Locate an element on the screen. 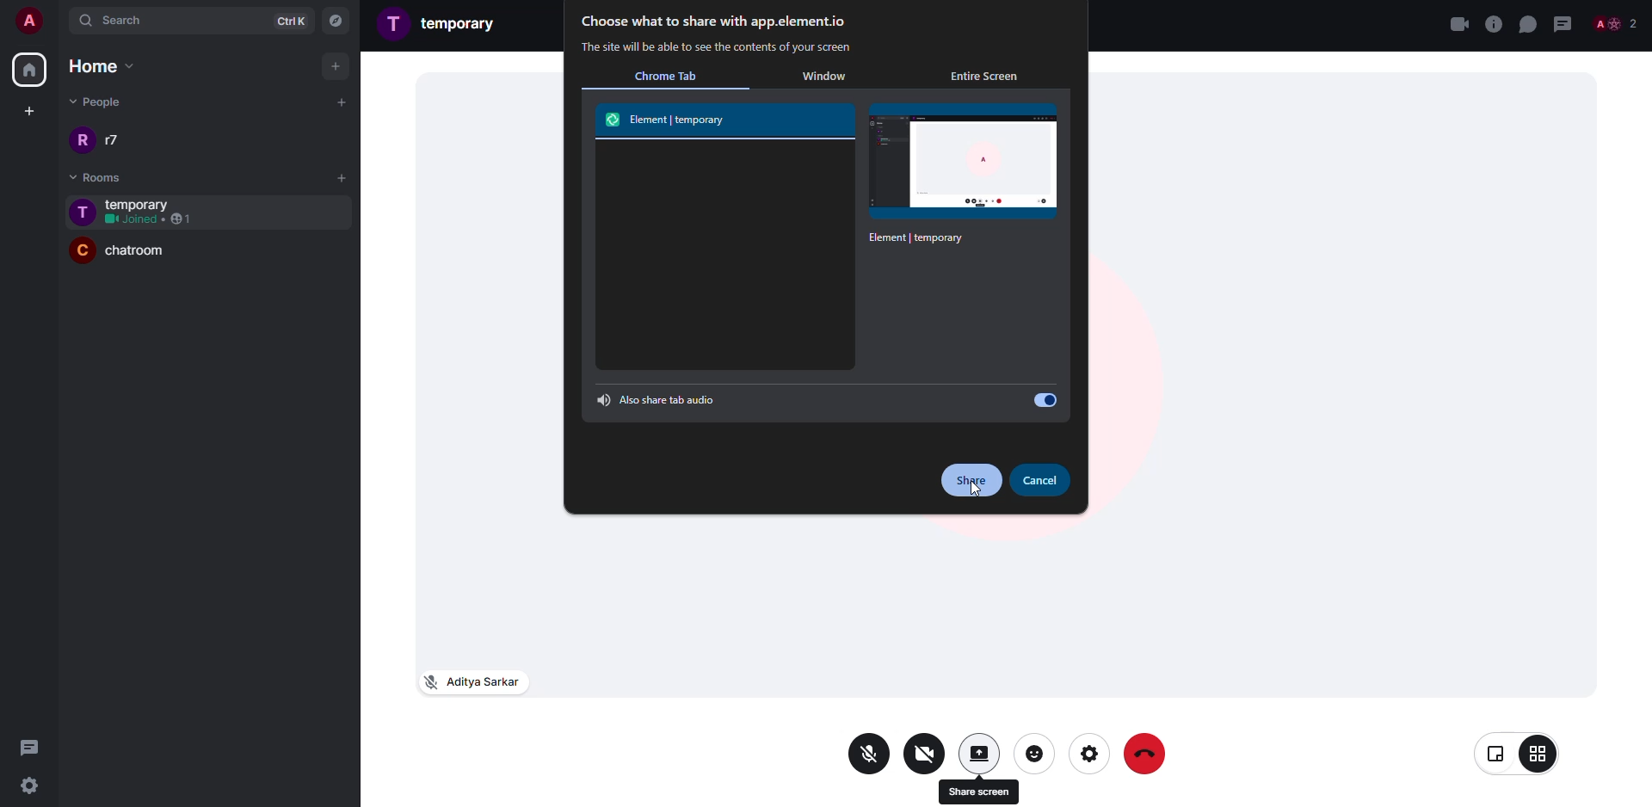 The height and width of the screenshot is (807, 1652). room is located at coordinates (147, 255).